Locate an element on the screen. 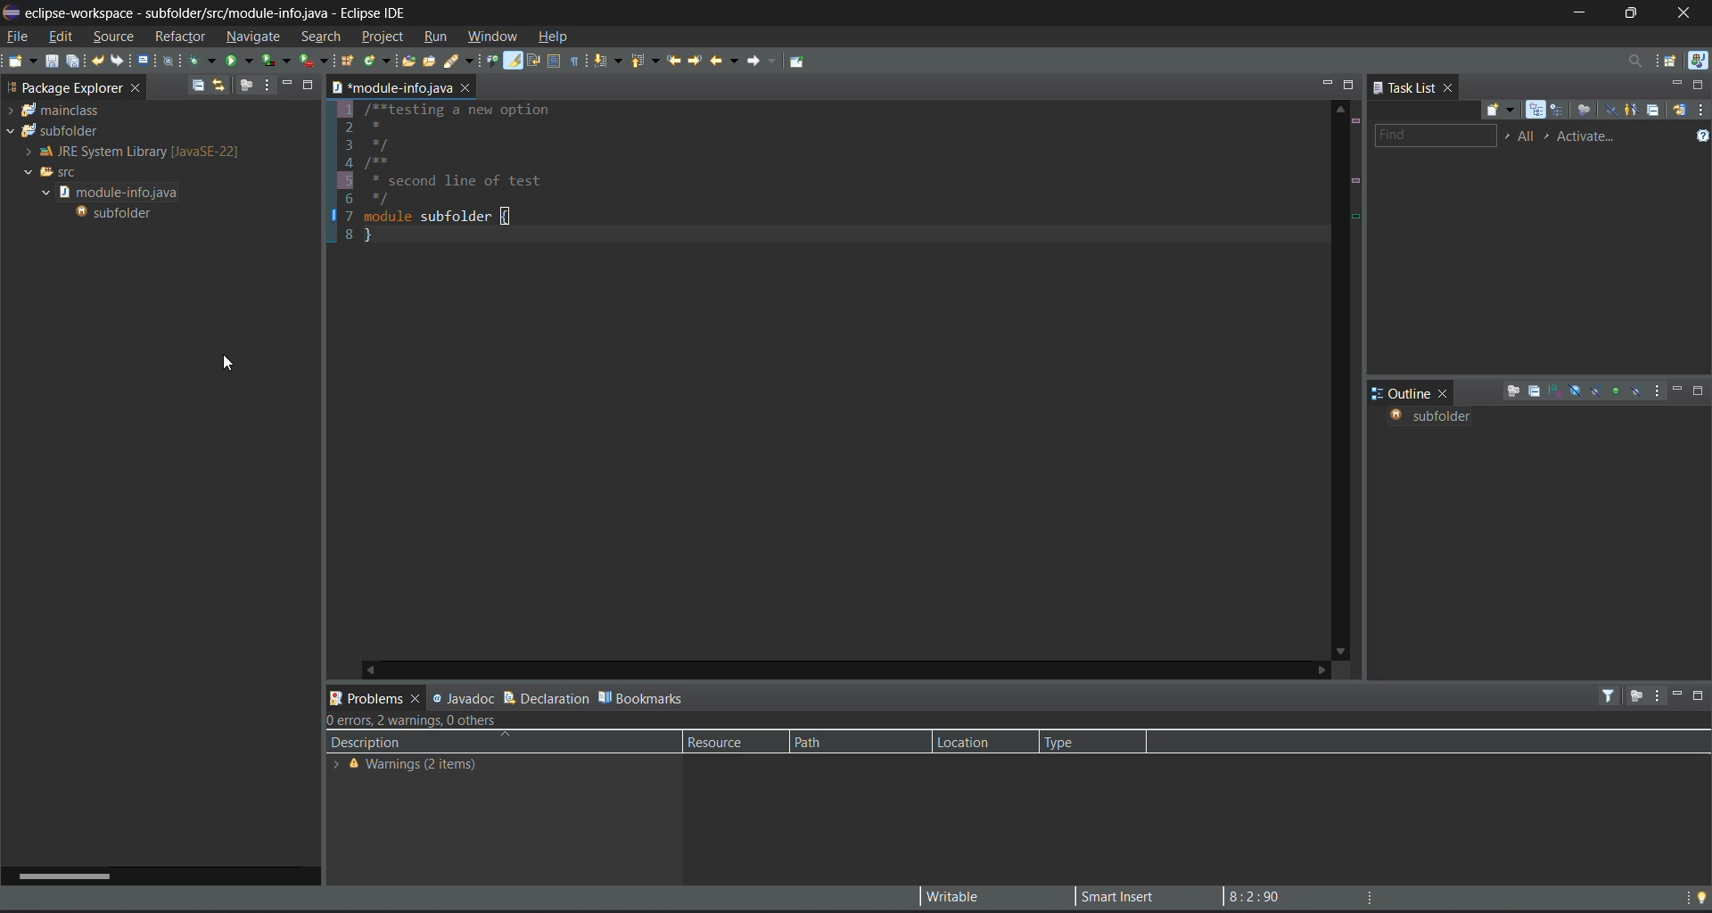  focus on active task is located at coordinates (1513, 392).